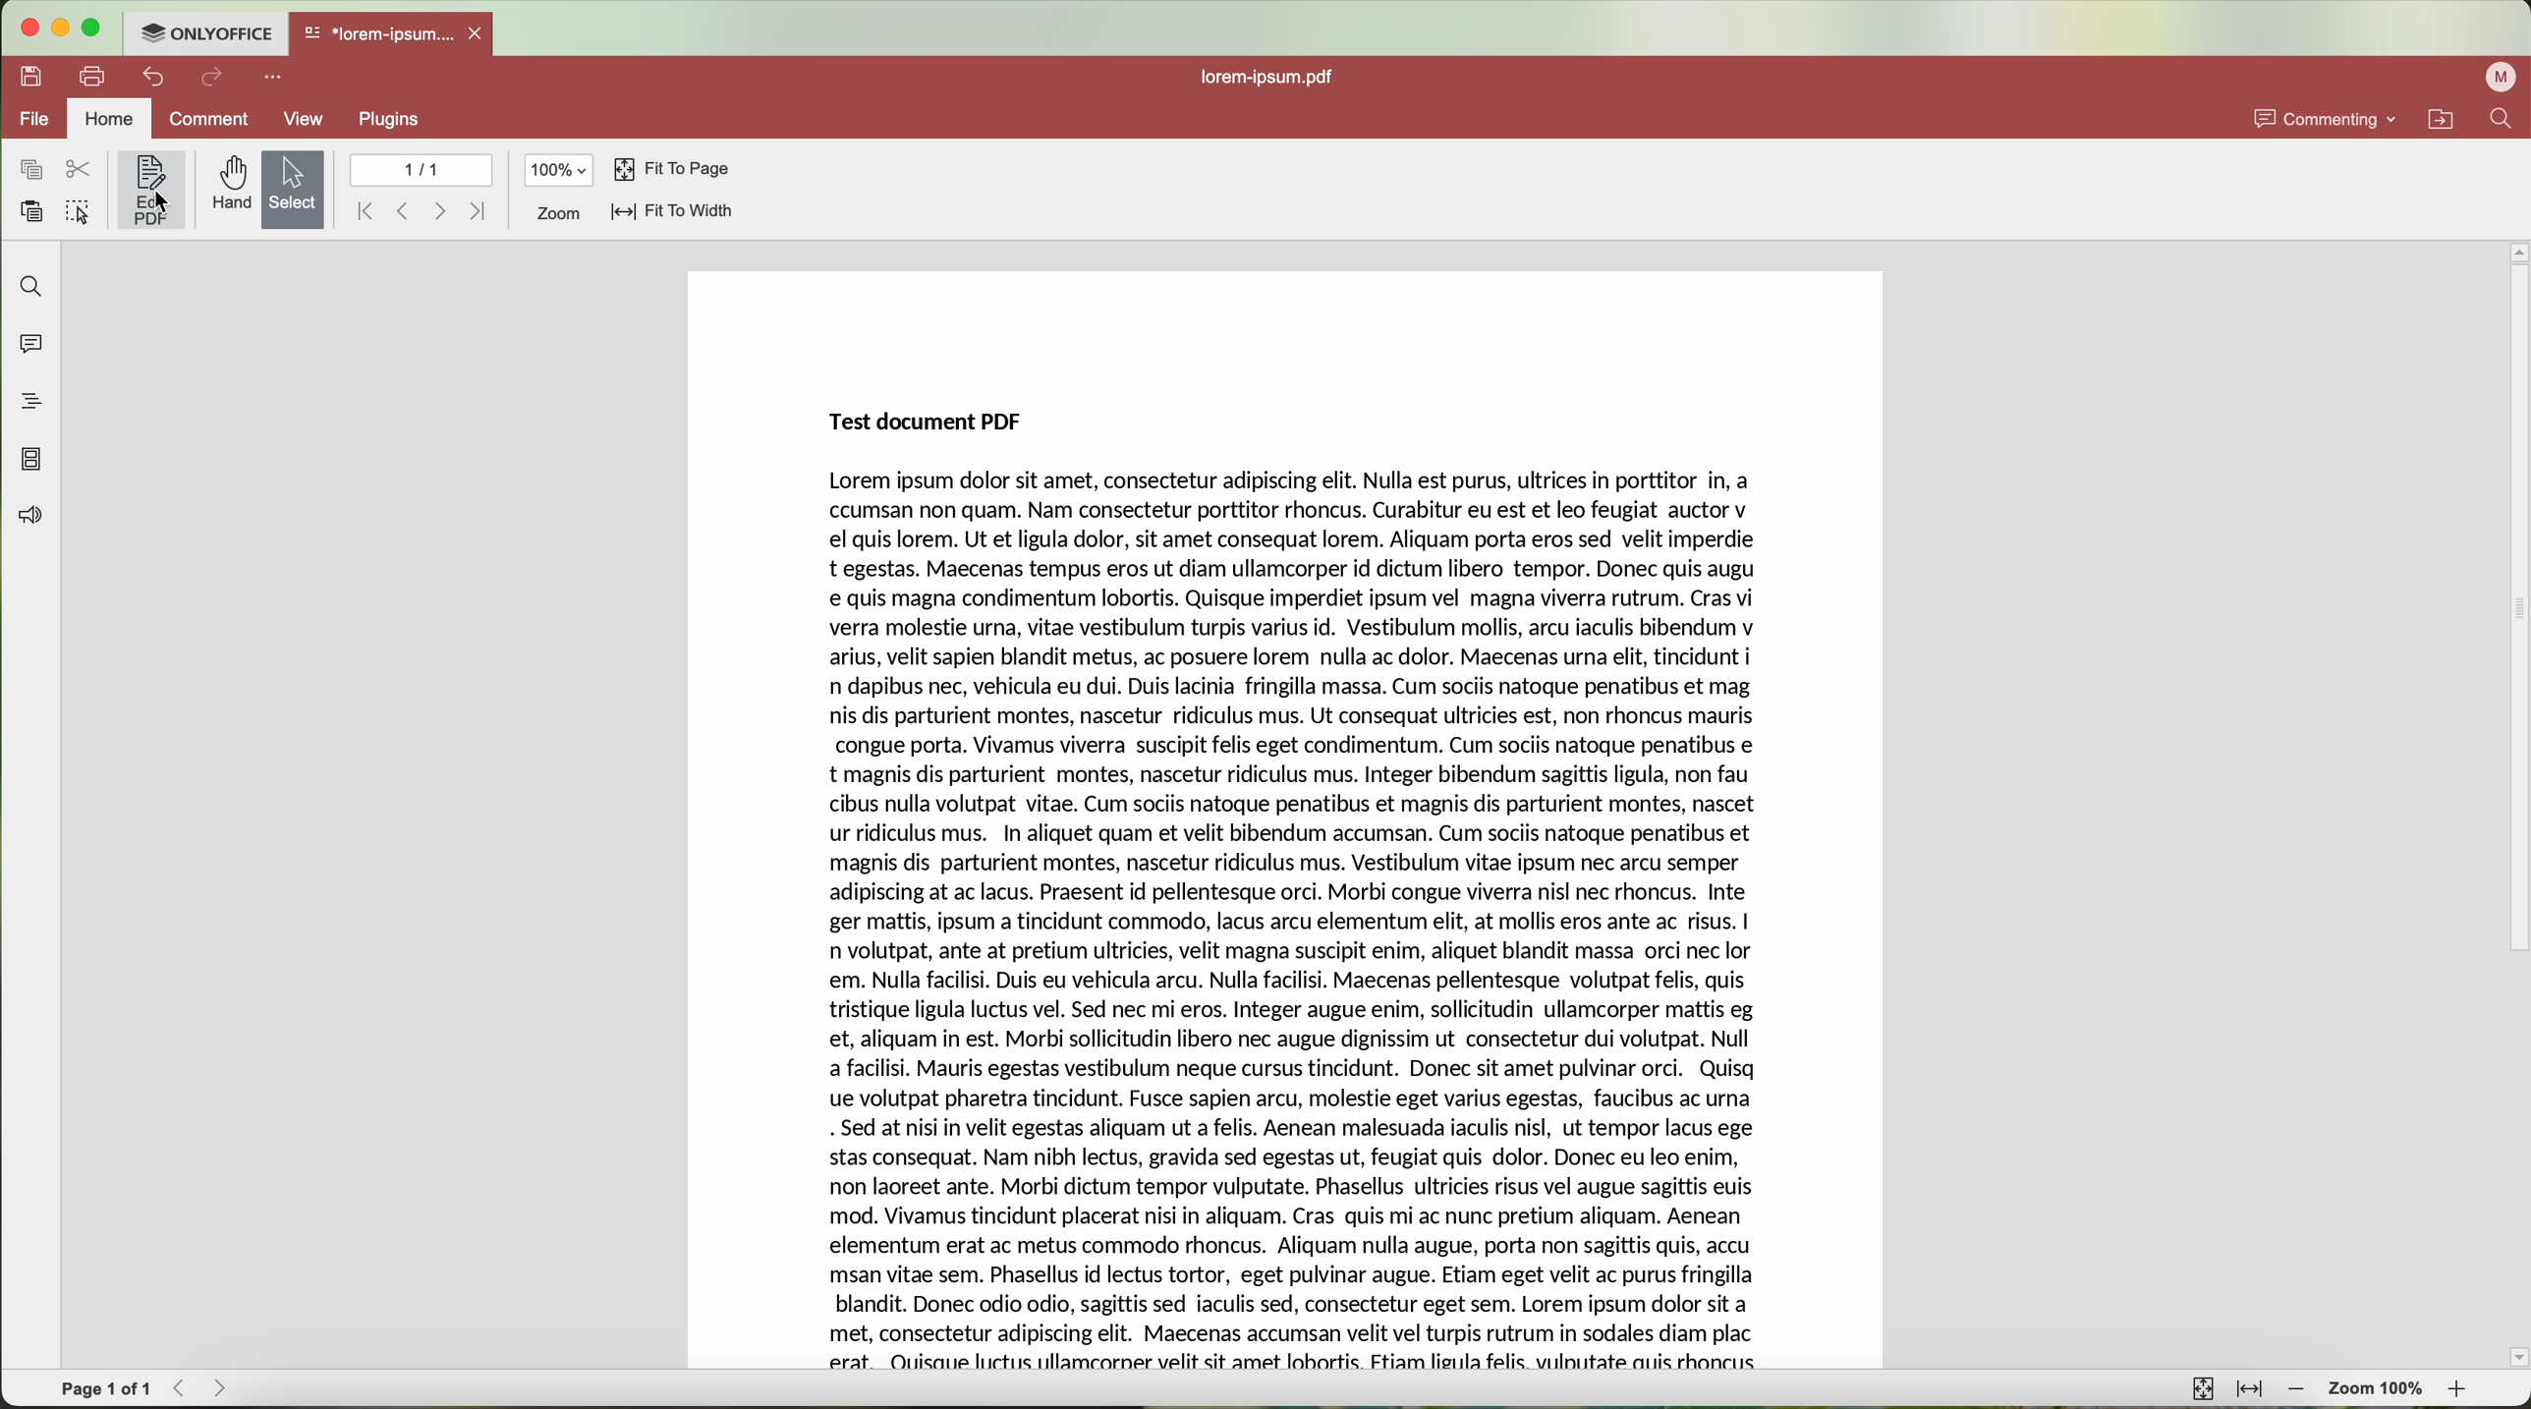 This screenshot has width=2531, height=1409. What do you see at coordinates (2501, 118) in the screenshot?
I see `find` at bounding box center [2501, 118].